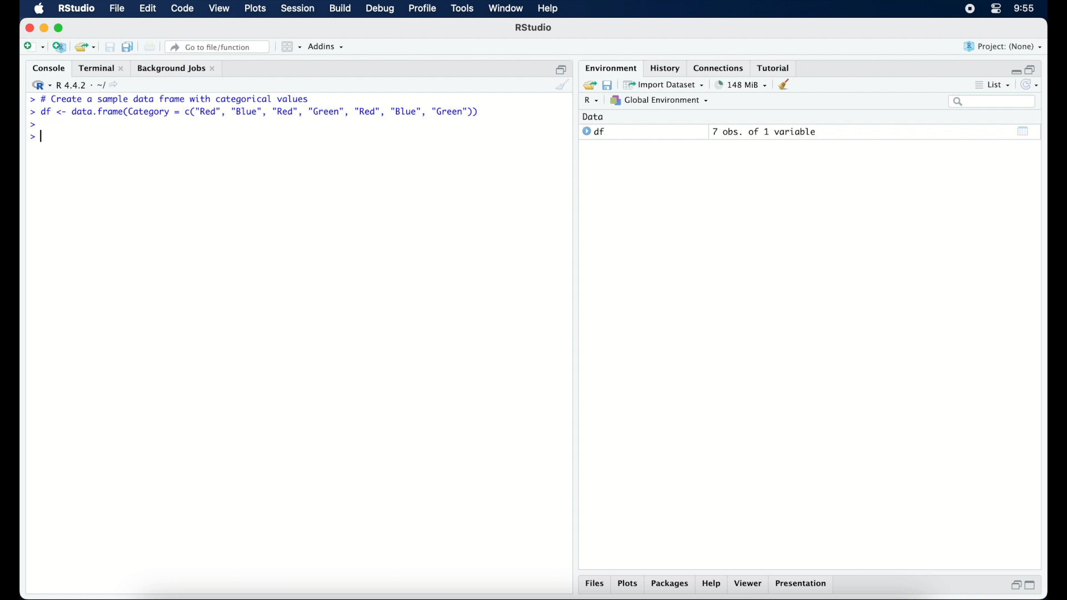 The image size is (1067, 600). I want to click on df, so click(595, 132).